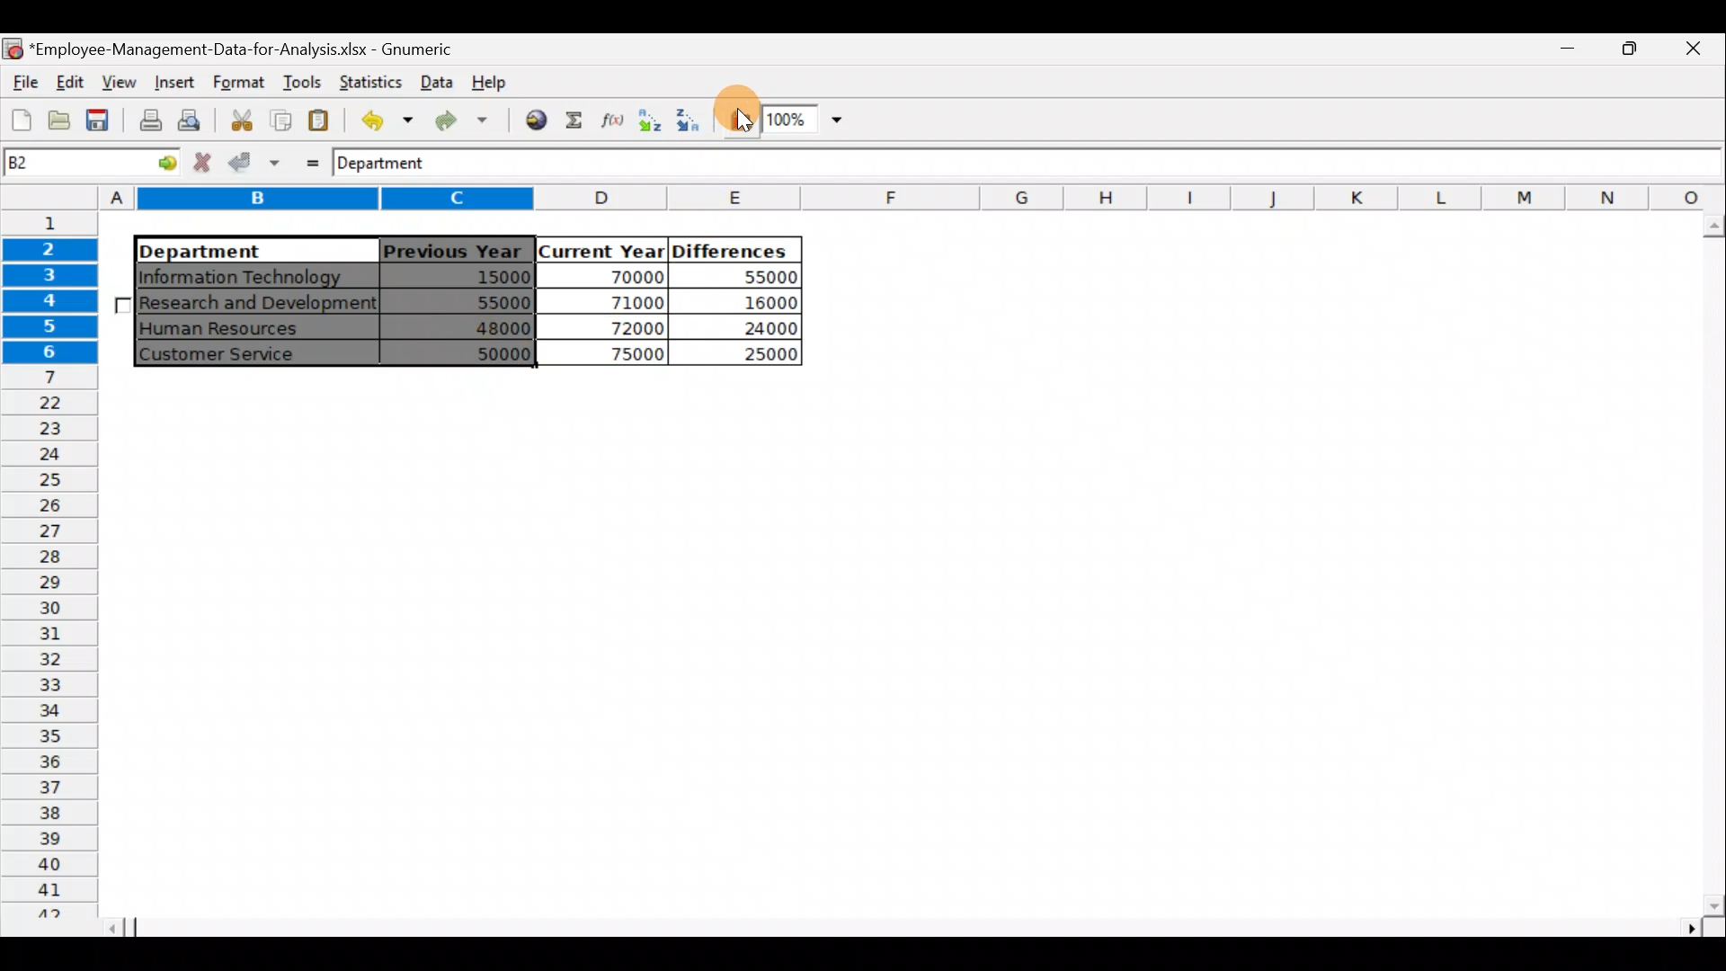 The width and height of the screenshot is (1726, 971). I want to click on Sum into the current cell, so click(575, 119).